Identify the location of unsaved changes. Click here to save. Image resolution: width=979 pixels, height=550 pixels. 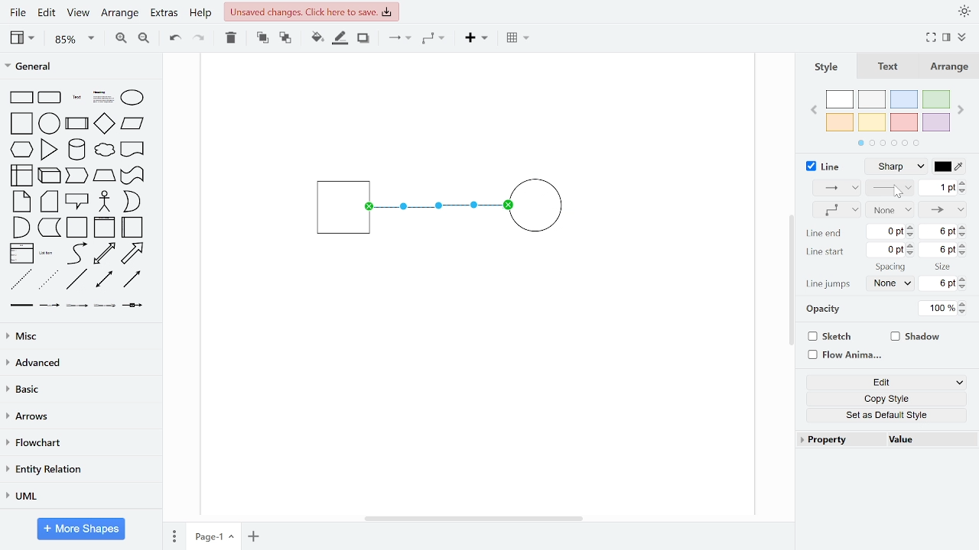
(312, 11).